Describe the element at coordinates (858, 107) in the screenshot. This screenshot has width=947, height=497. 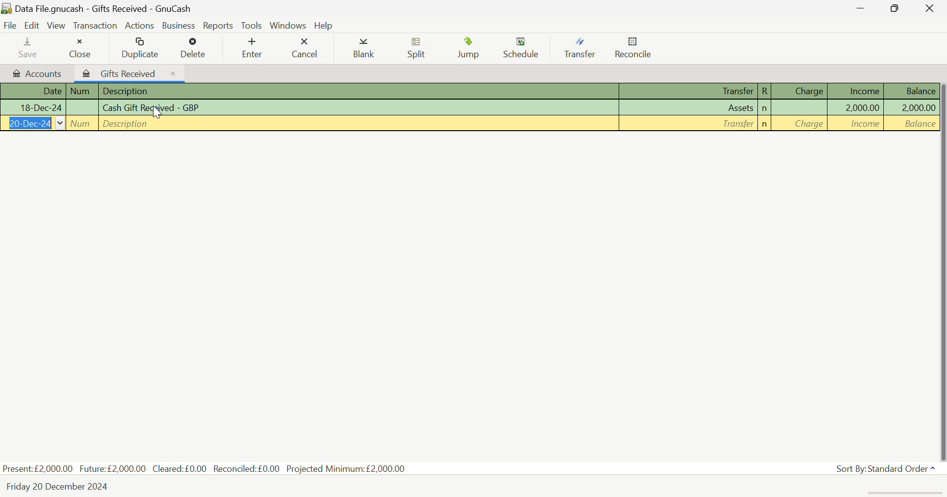
I see `Income` at that location.